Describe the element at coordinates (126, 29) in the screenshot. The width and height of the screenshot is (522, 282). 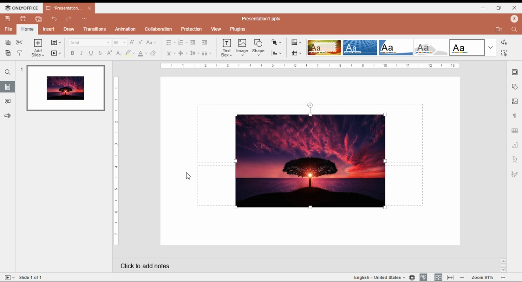
I see `animation` at that location.